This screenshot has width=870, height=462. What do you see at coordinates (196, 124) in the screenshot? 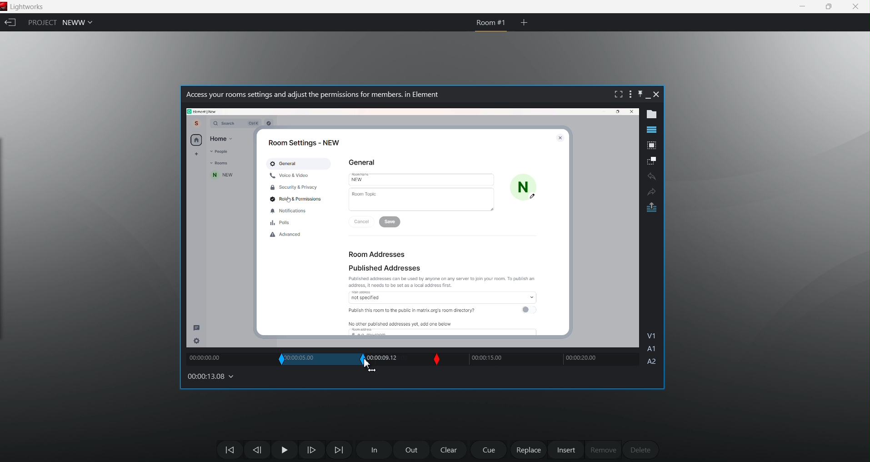
I see `Account` at bounding box center [196, 124].